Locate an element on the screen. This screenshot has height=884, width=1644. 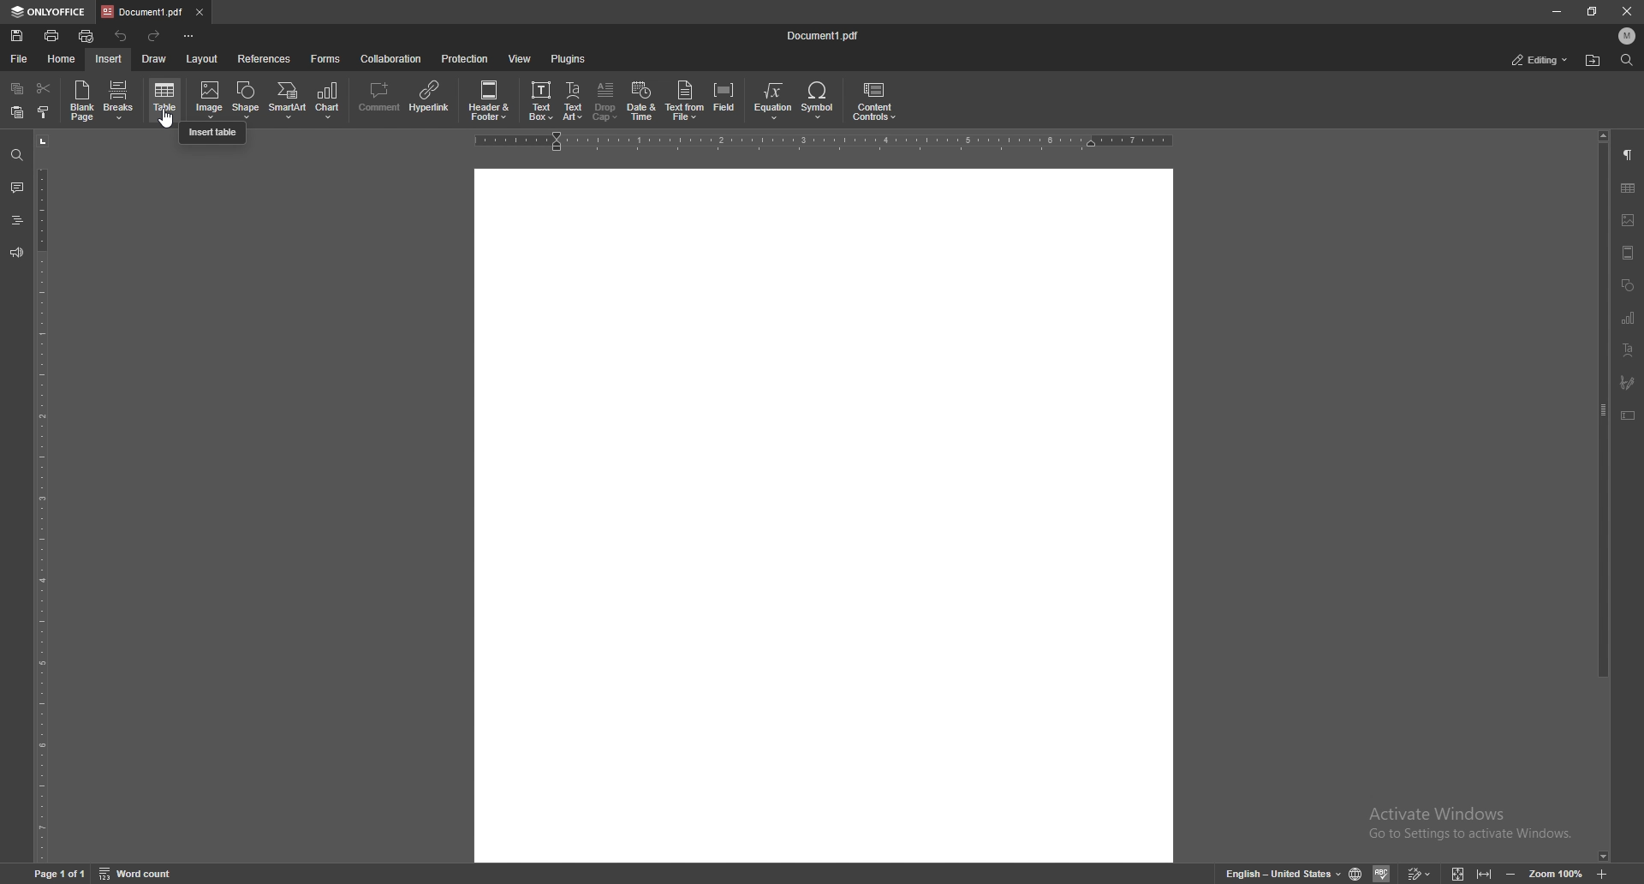
print is located at coordinates (52, 35).